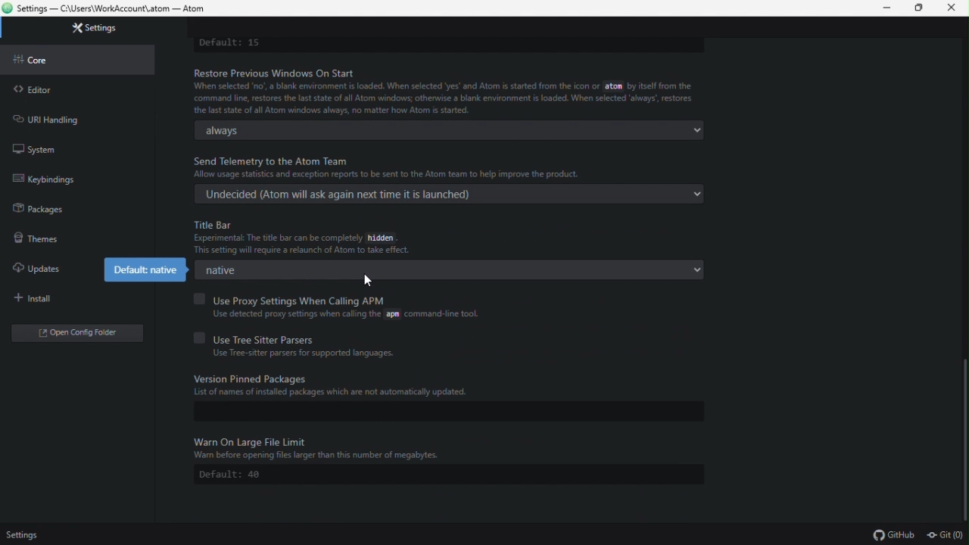 This screenshot has height=545, width=969. I want to click on core, so click(79, 58).